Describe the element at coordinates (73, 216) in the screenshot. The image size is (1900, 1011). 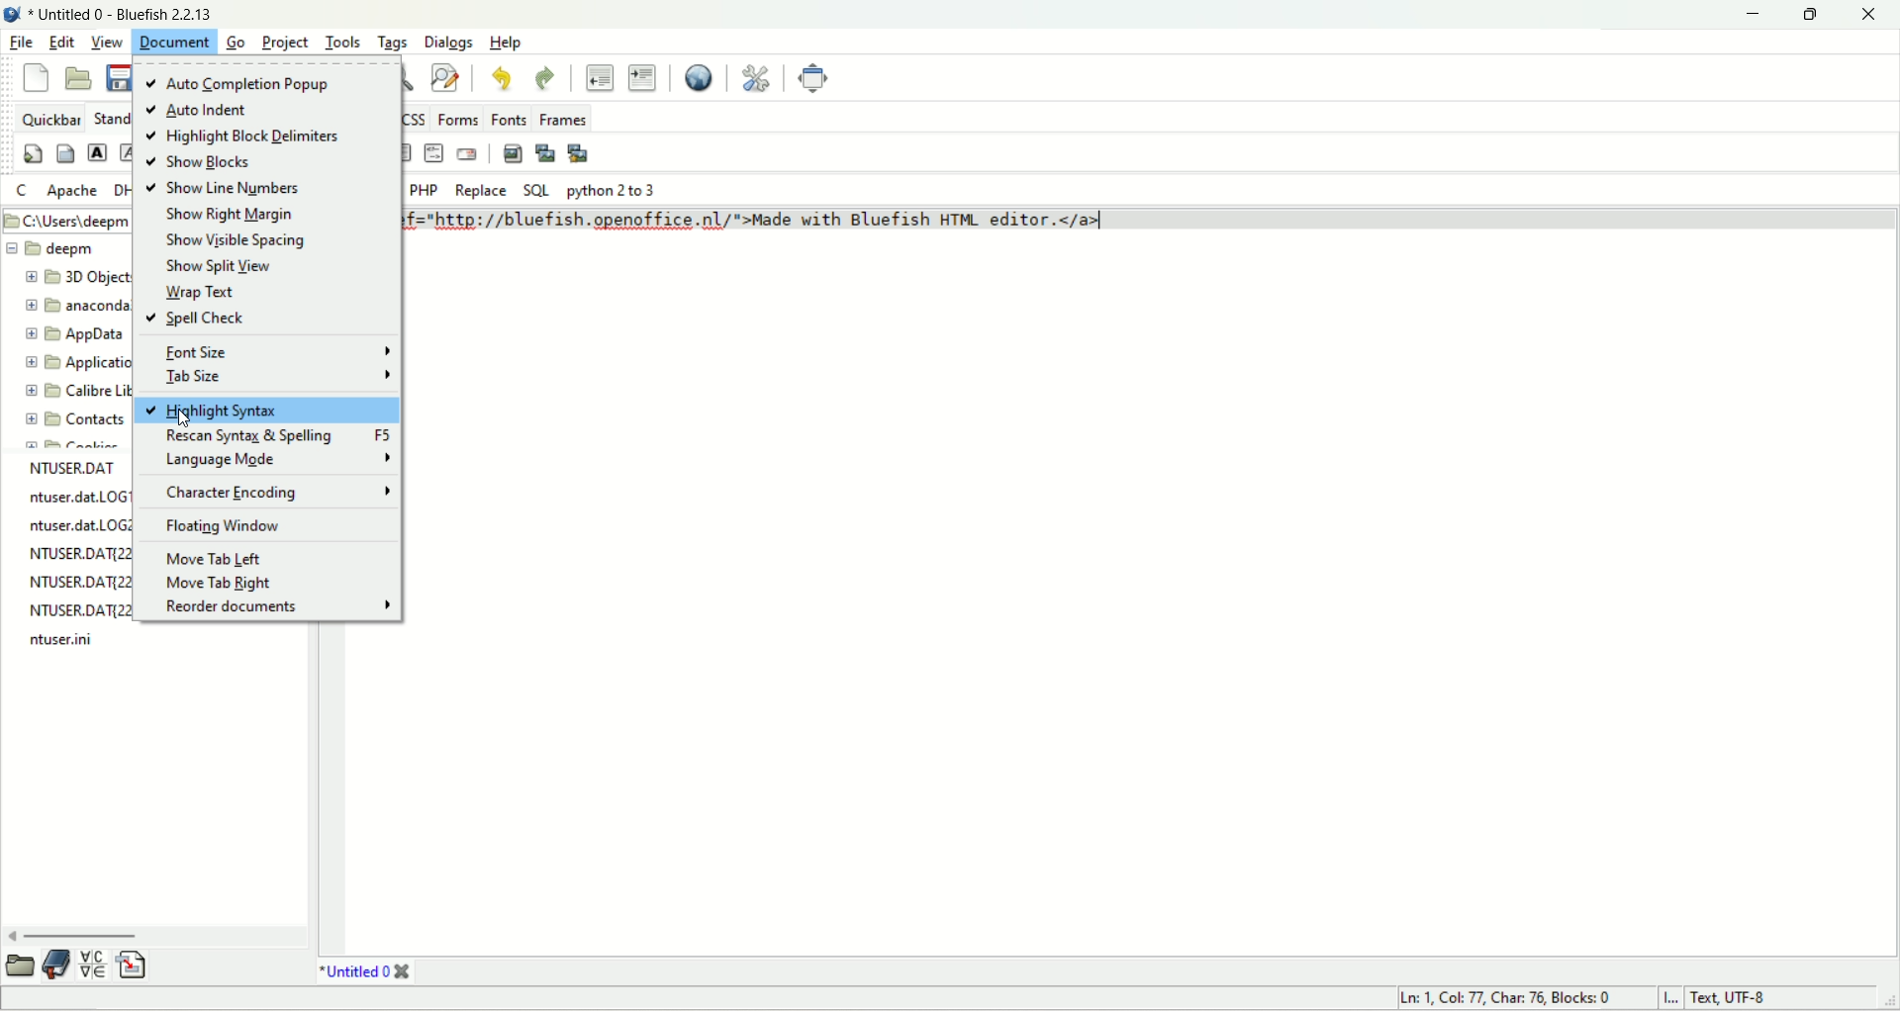
I see `location` at that location.